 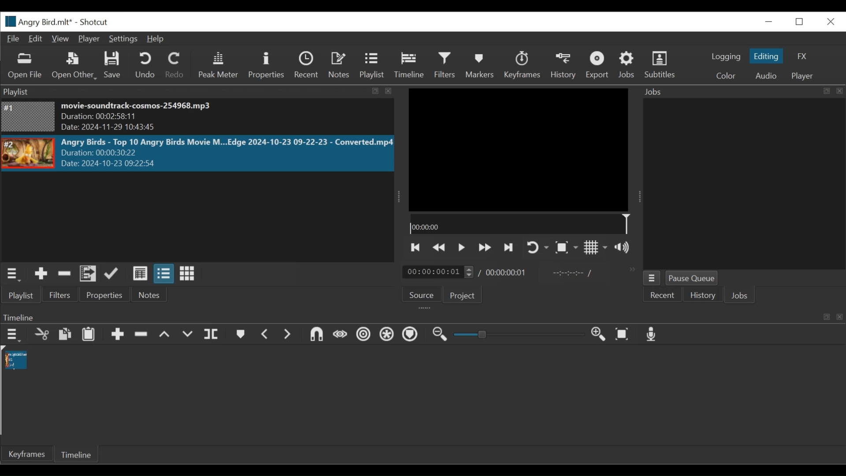 I want to click on Toggle play or pause, so click(x=462, y=248).